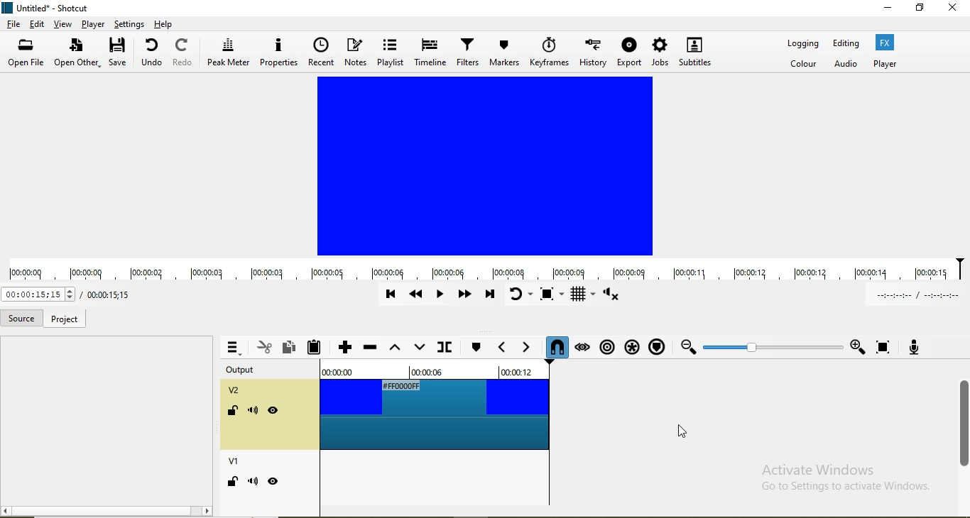 The width and height of the screenshot is (970, 518). Describe the element at coordinates (273, 411) in the screenshot. I see `visibility` at that location.